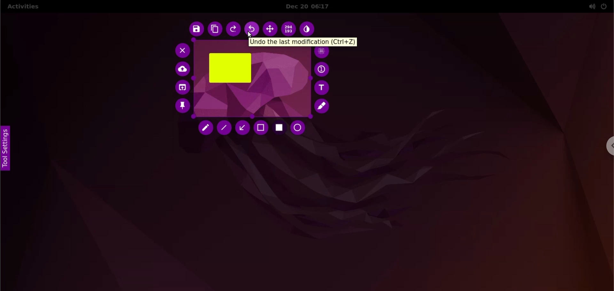 The height and width of the screenshot is (291, 614). Describe the element at coordinates (230, 68) in the screenshot. I see `rectangle` at that location.